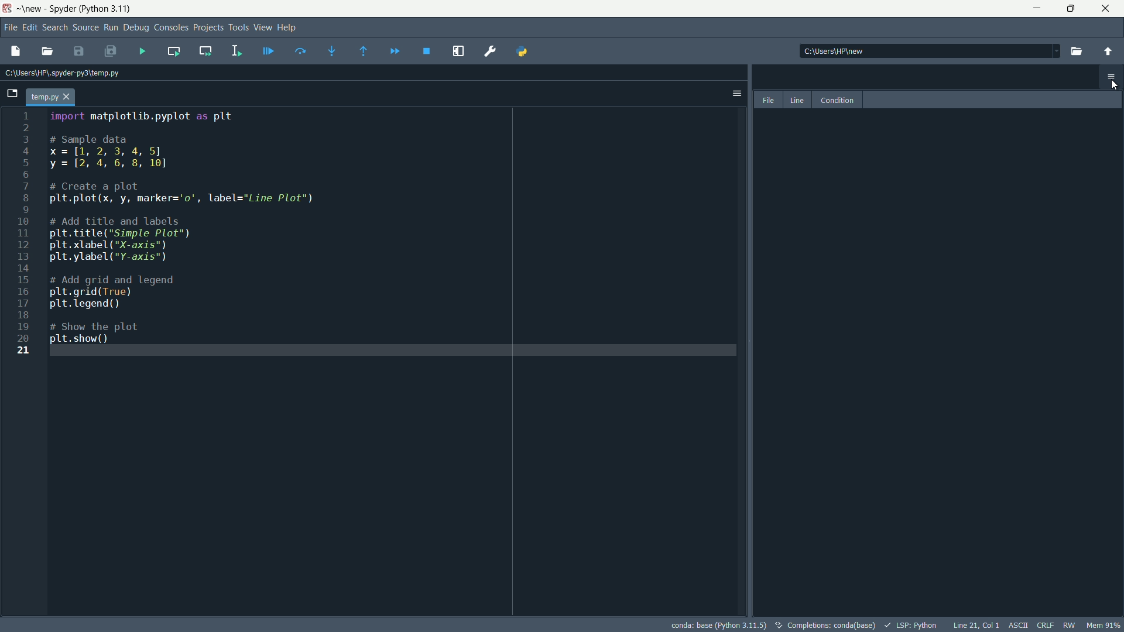 This screenshot has height=632, width=1124. Describe the element at coordinates (13, 94) in the screenshot. I see `browse tab` at that location.